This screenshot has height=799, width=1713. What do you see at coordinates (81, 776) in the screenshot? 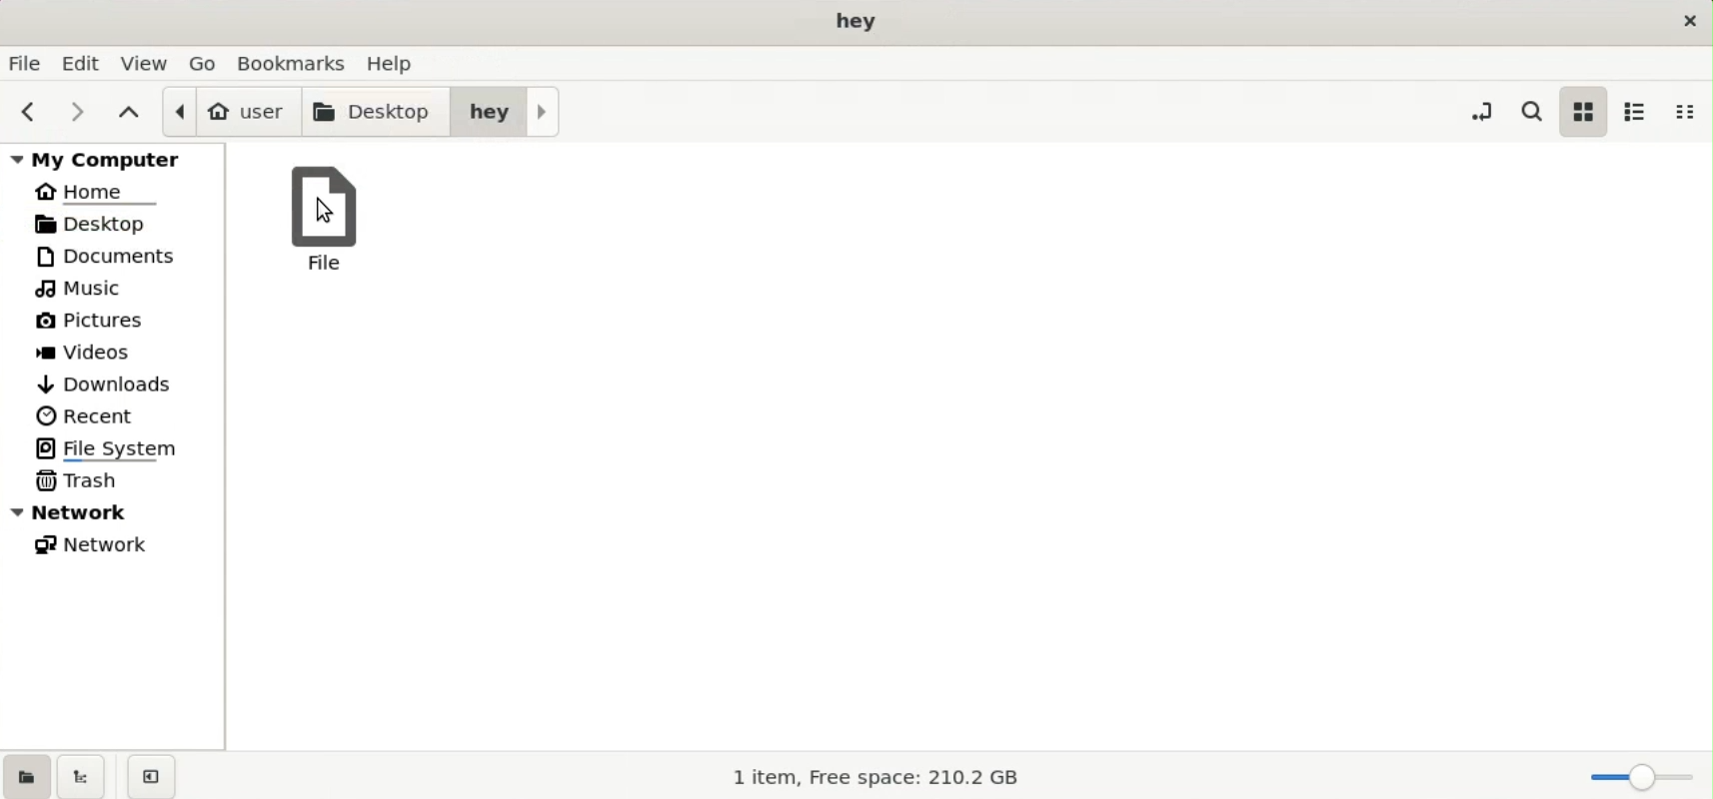
I see `show treeview` at bounding box center [81, 776].